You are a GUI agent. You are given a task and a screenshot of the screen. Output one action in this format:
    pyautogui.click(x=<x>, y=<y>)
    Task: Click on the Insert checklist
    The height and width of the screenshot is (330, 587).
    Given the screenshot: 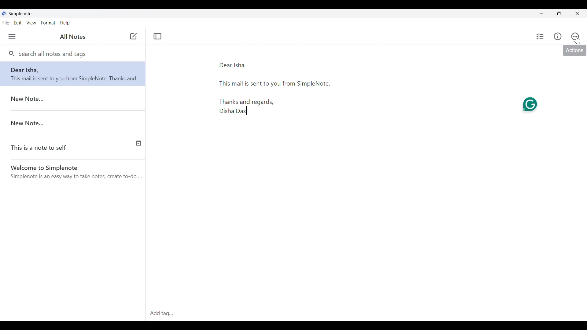 What is the action you would take?
    pyautogui.click(x=540, y=36)
    